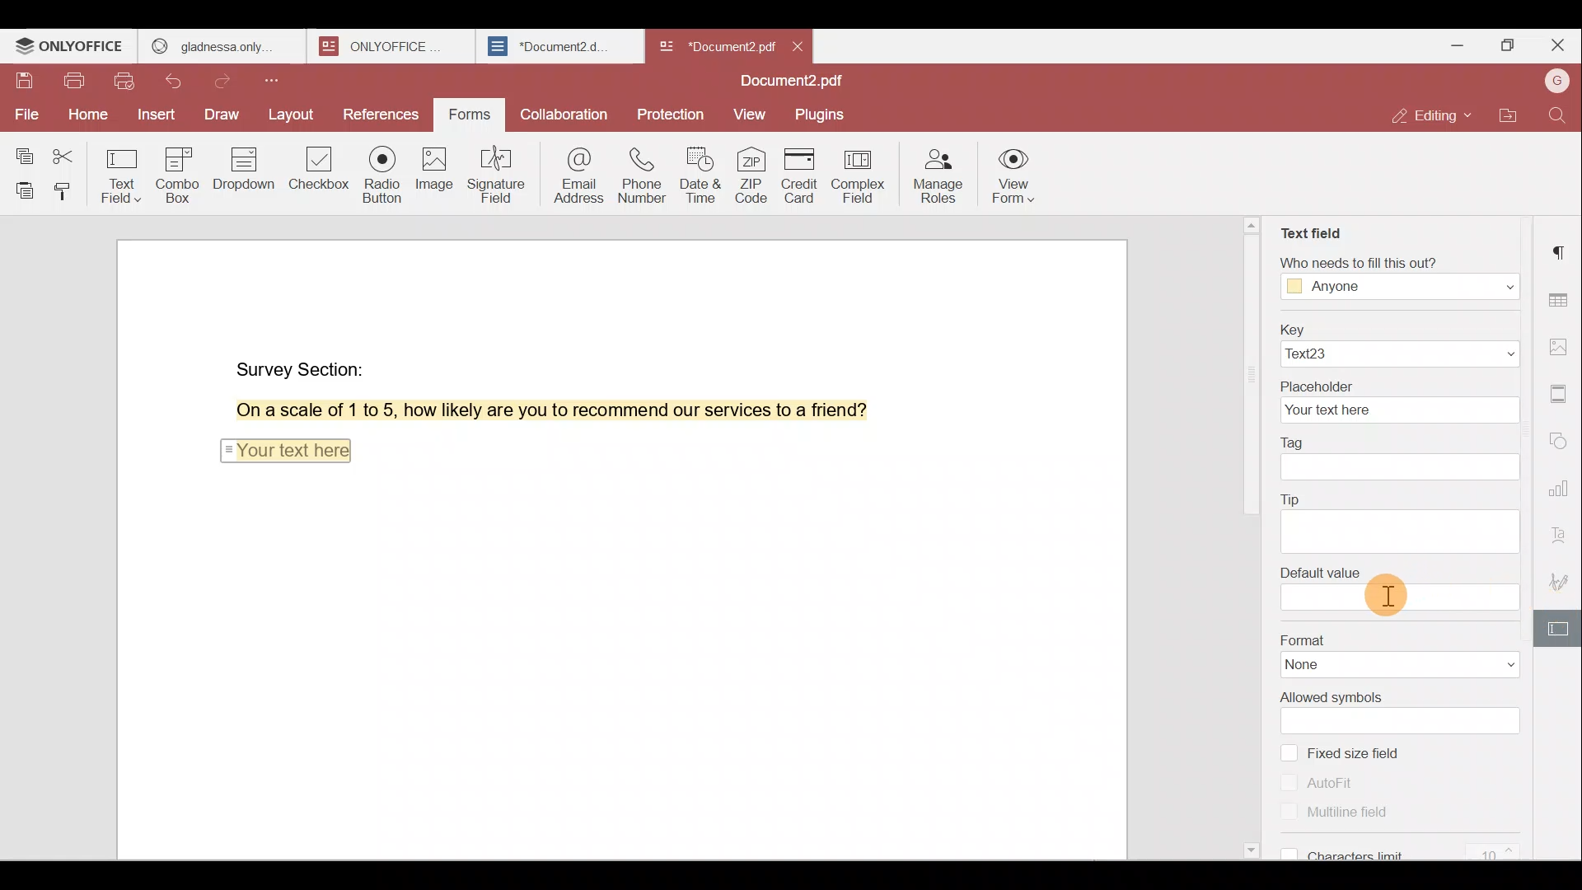 This screenshot has height=890, width=1582. I want to click on Maximize, so click(1506, 48).